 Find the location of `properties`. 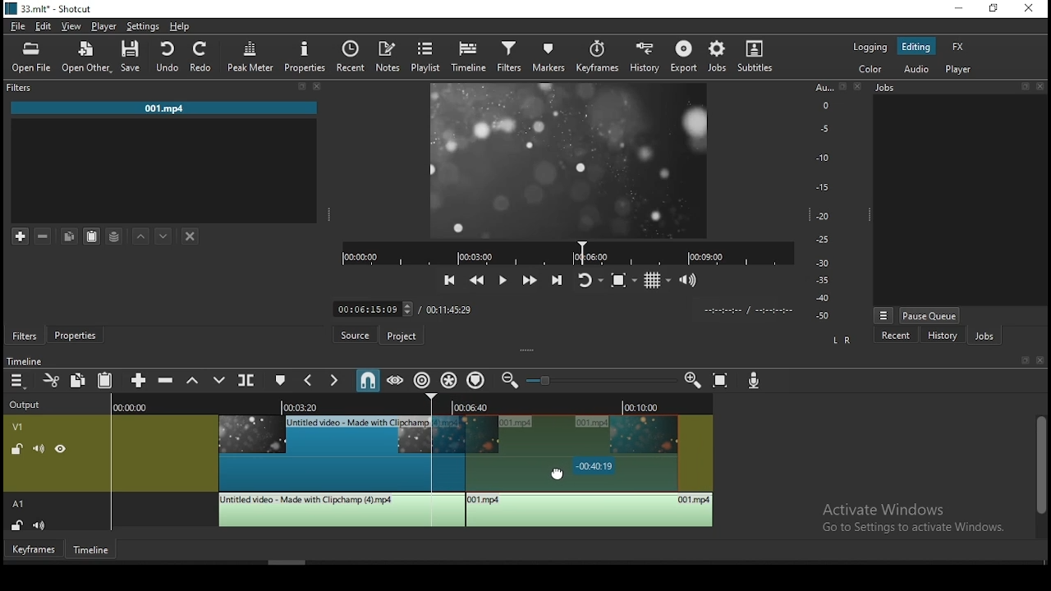

properties is located at coordinates (307, 55).